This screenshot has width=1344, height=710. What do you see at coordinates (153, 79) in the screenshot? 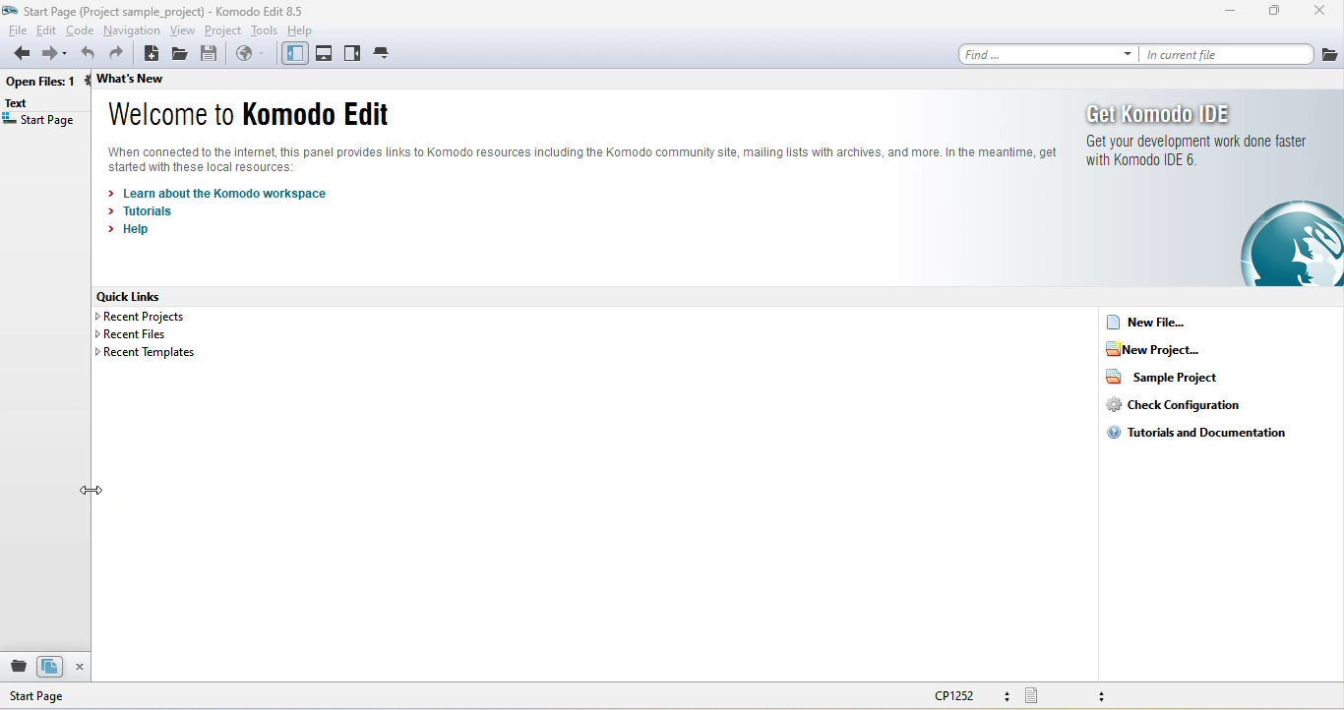
I see `what's new` at bounding box center [153, 79].